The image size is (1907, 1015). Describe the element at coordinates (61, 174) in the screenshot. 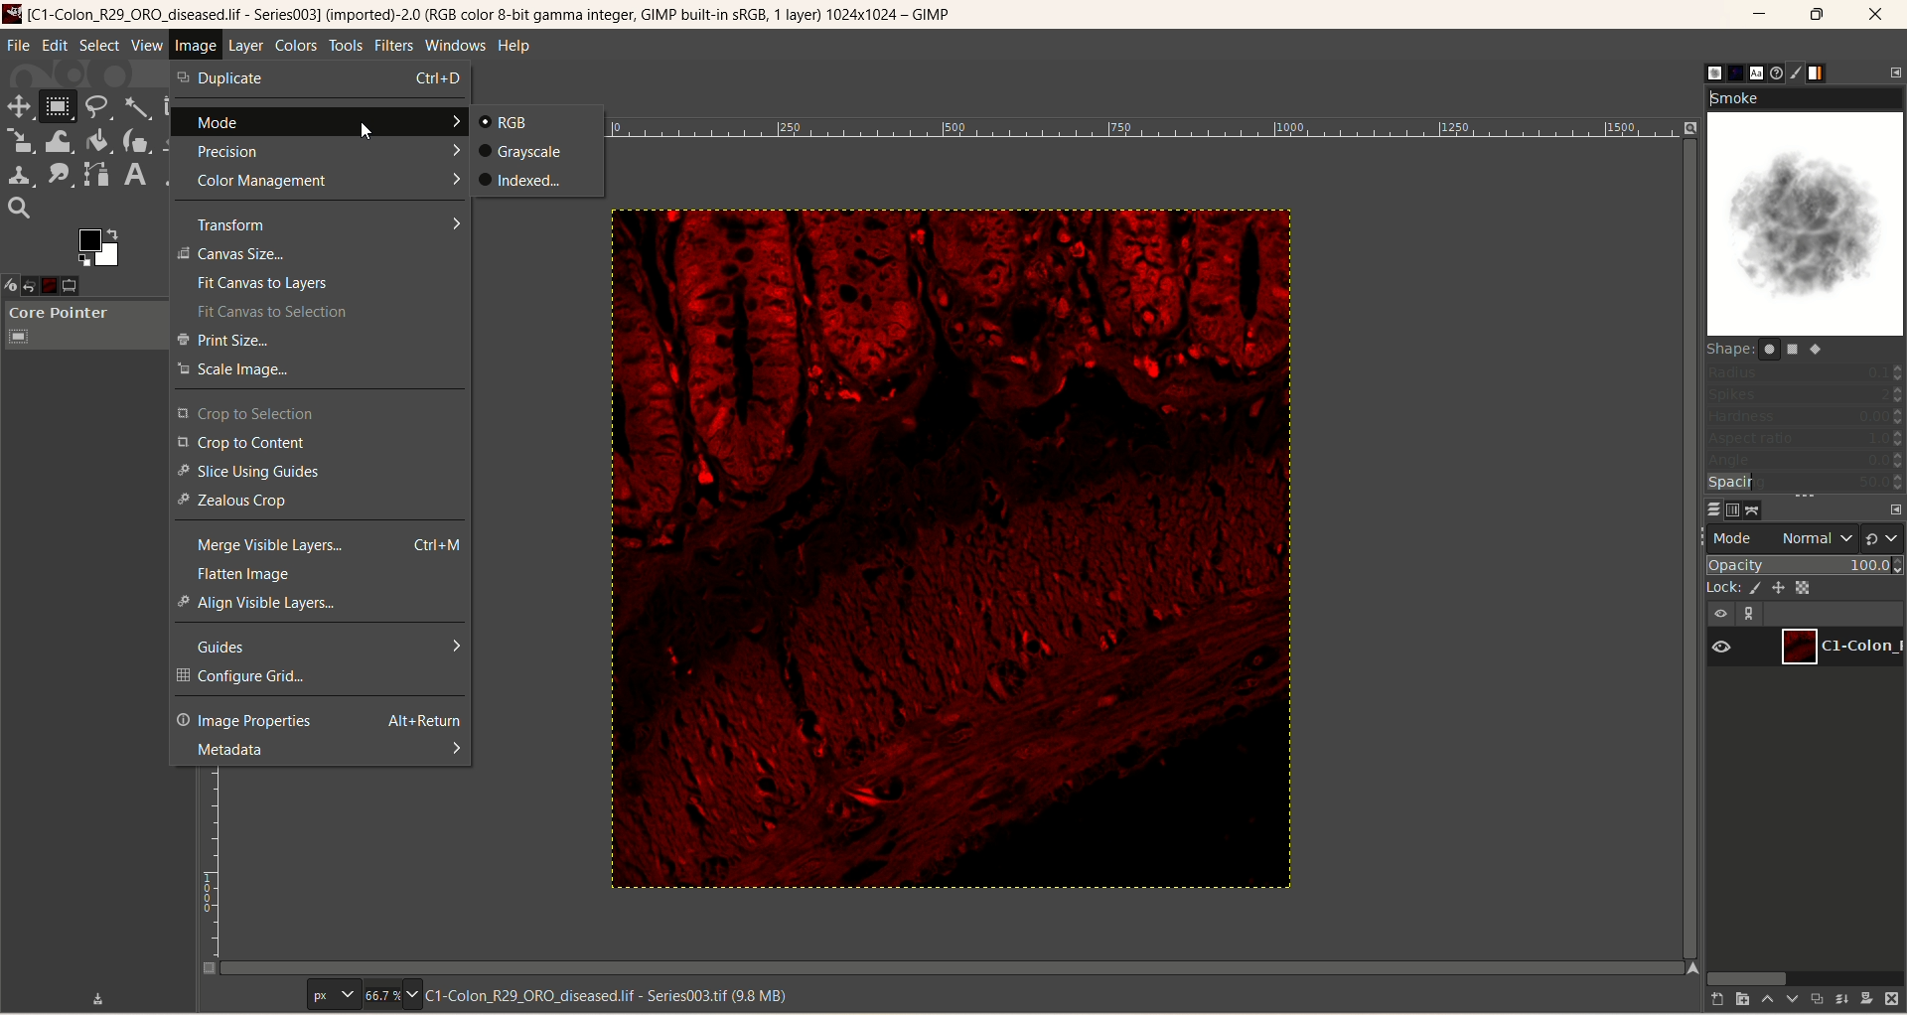

I see `smudge tool` at that location.